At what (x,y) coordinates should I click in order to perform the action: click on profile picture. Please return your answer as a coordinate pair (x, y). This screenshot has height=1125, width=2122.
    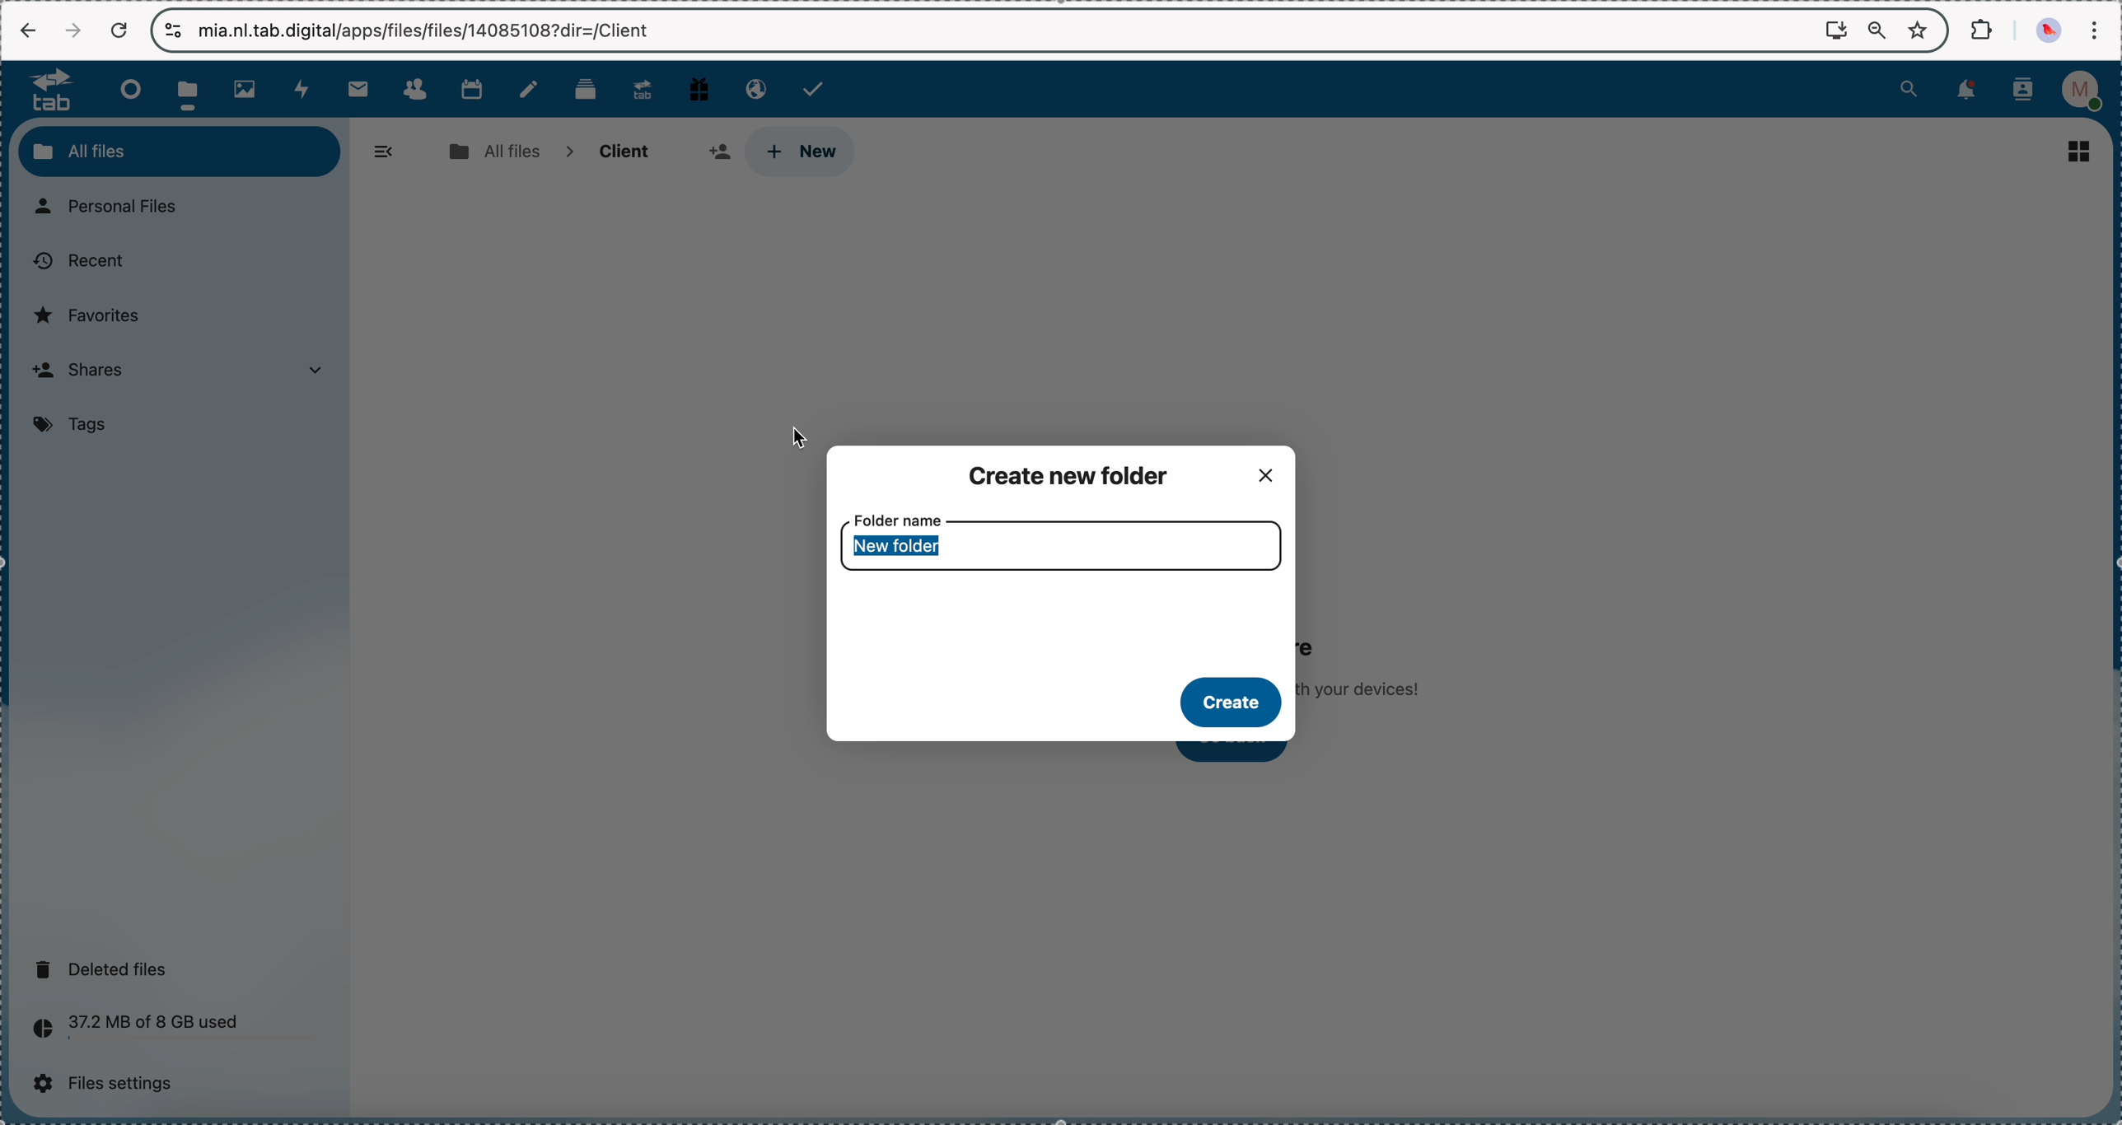
    Looking at the image, I should click on (2051, 30).